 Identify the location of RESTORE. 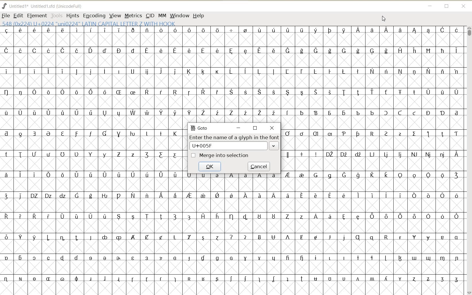
(447, 7).